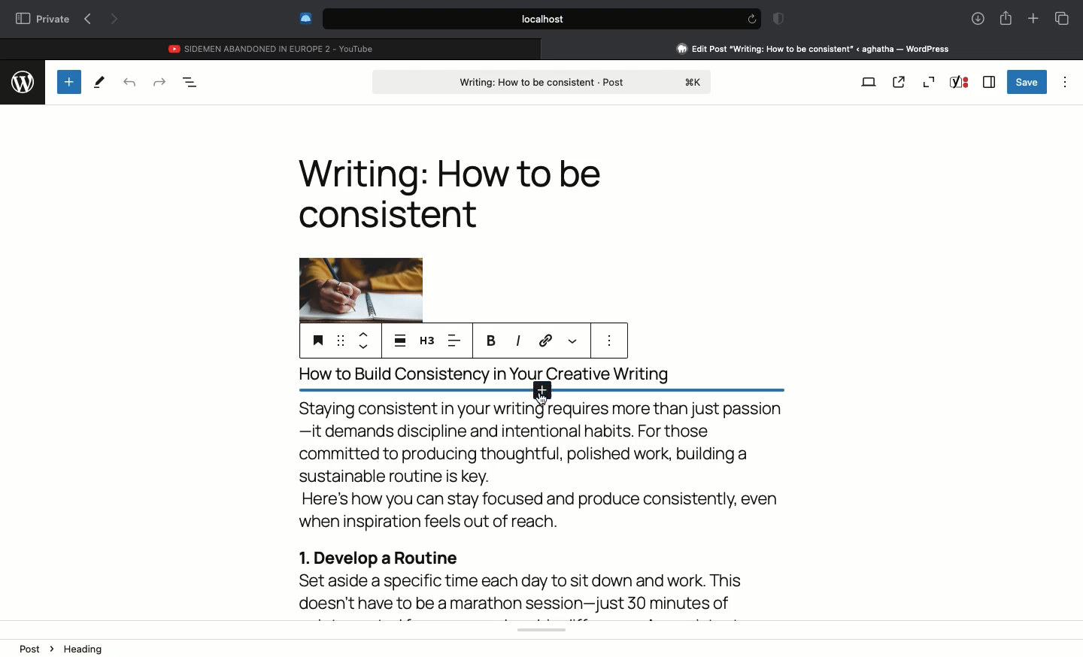  What do you see at coordinates (68, 81) in the screenshot?
I see `Add new block` at bounding box center [68, 81].